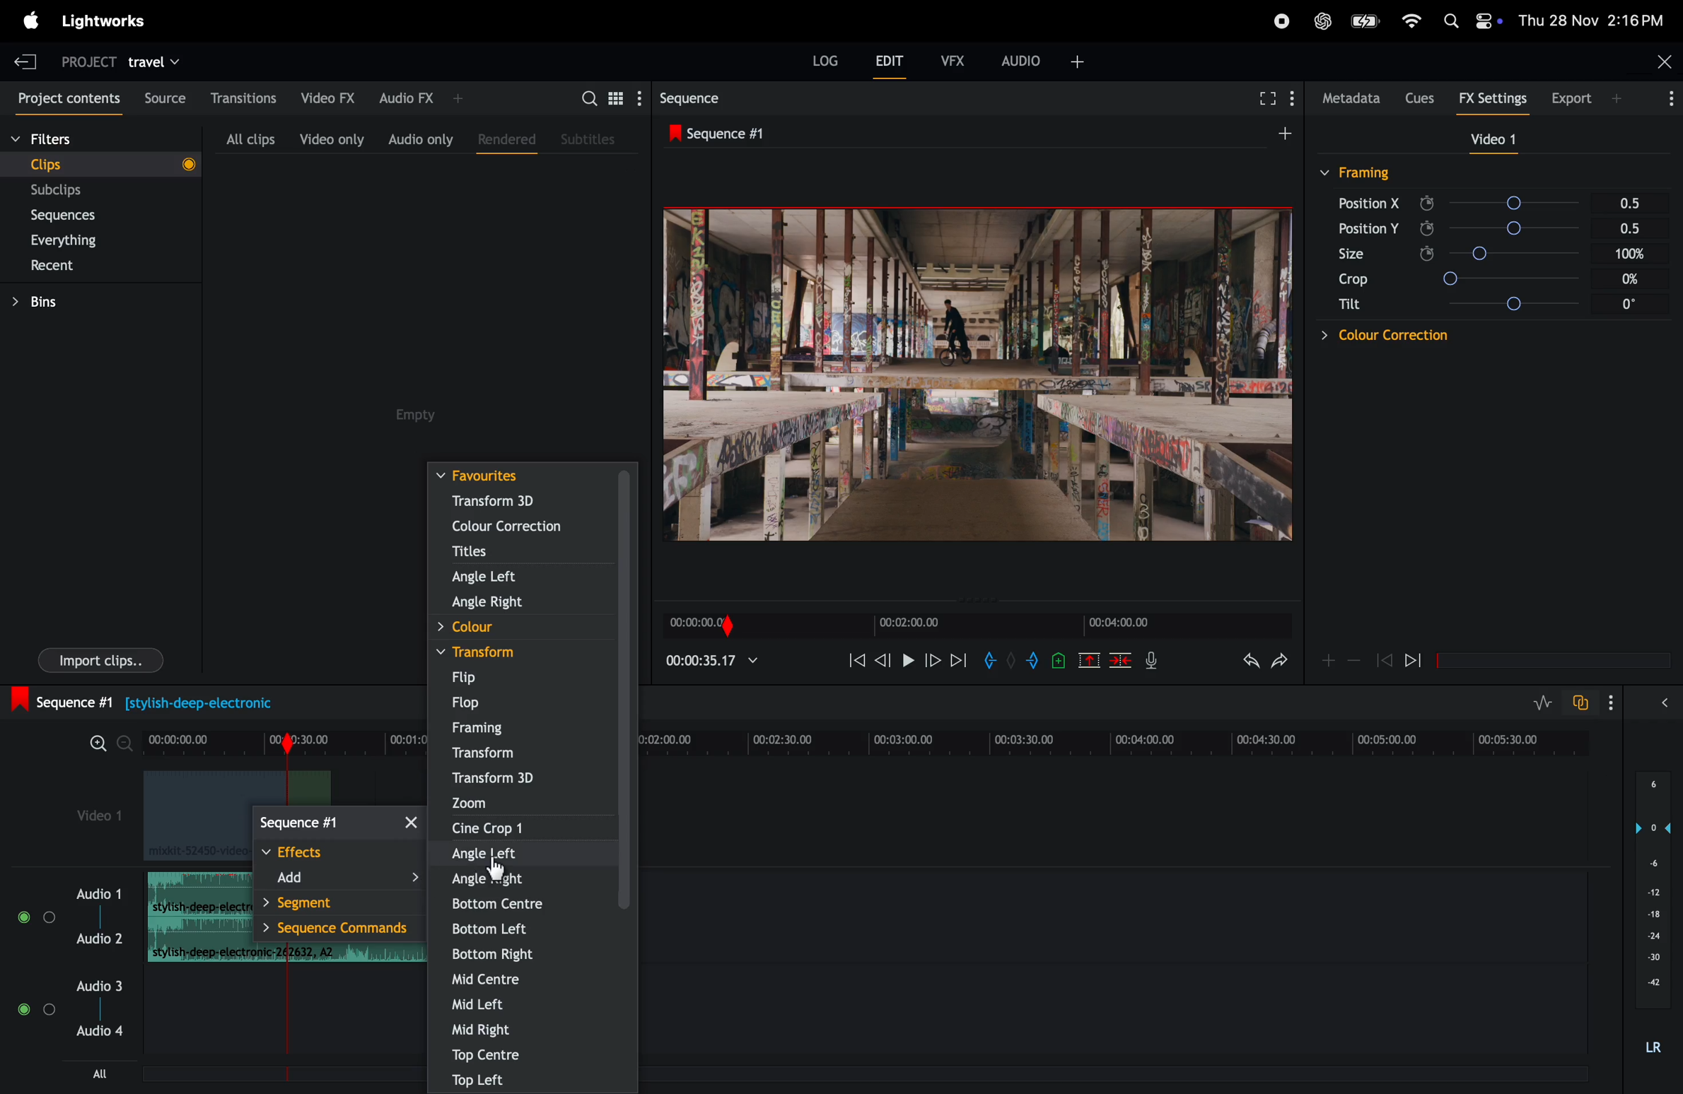  What do you see at coordinates (76, 191) in the screenshot?
I see `sub clips` at bounding box center [76, 191].